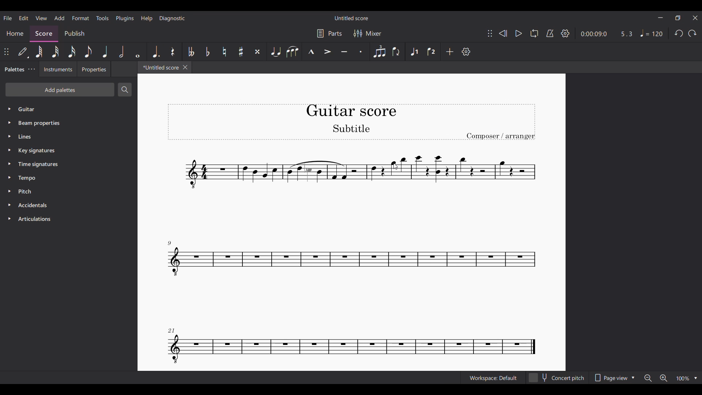 This screenshot has width=702, height=395. What do you see at coordinates (9, 123) in the screenshot?
I see `Click to expand beam properties palette` at bounding box center [9, 123].